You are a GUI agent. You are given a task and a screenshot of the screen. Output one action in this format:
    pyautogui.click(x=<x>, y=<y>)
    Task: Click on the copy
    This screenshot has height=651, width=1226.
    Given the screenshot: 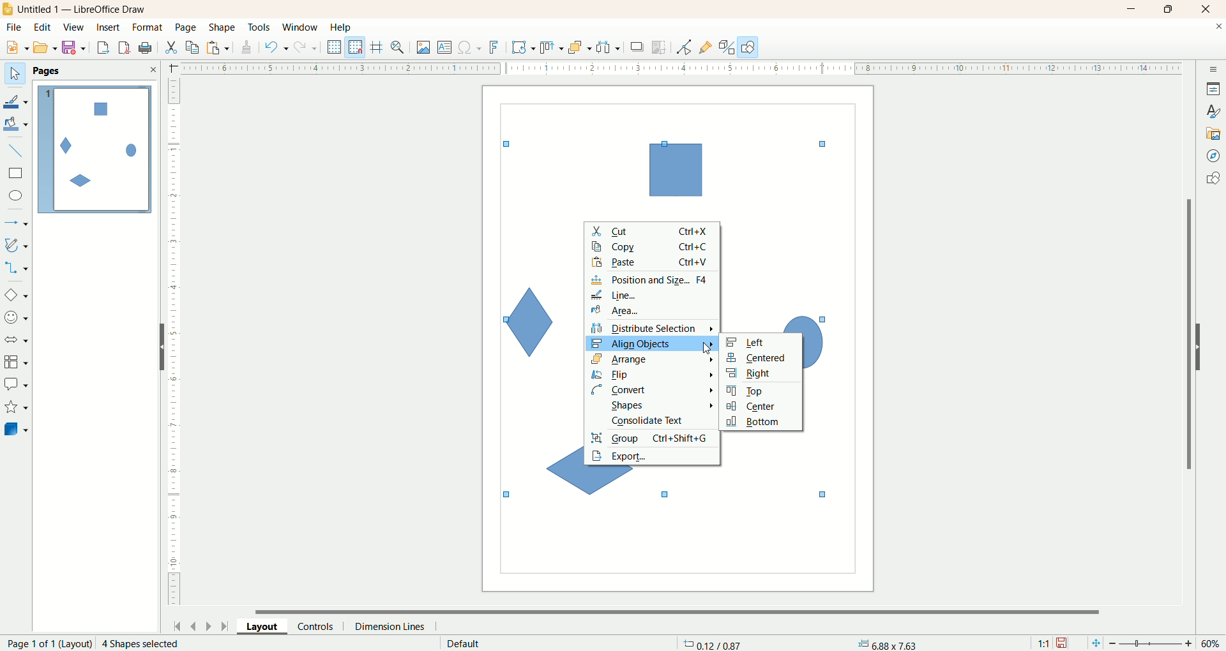 What is the action you would take?
    pyautogui.click(x=653, y=246)
    